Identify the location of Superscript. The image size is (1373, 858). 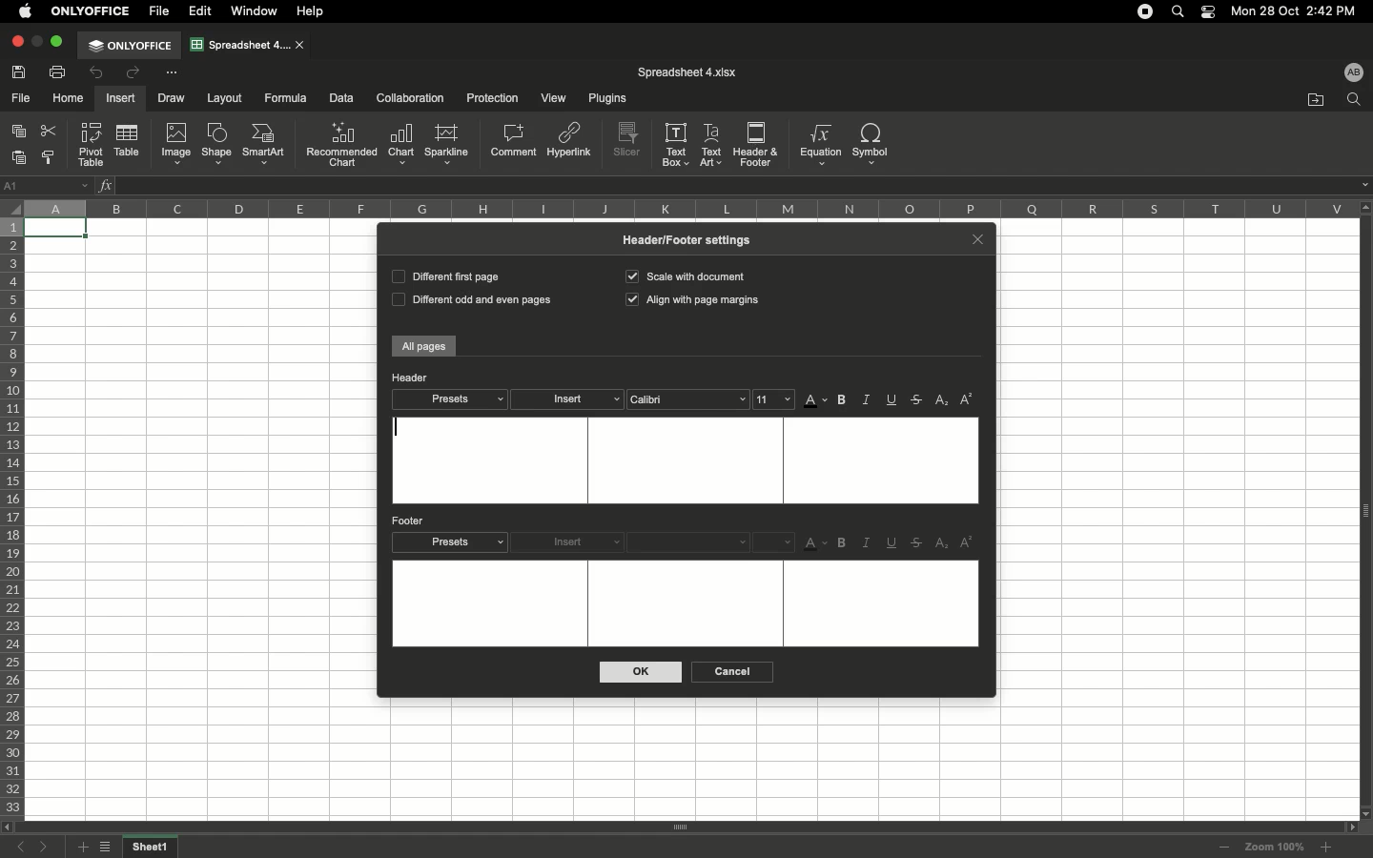
(966, 542).